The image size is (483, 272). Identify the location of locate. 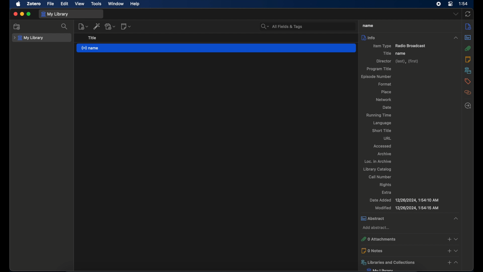
(468, 106).